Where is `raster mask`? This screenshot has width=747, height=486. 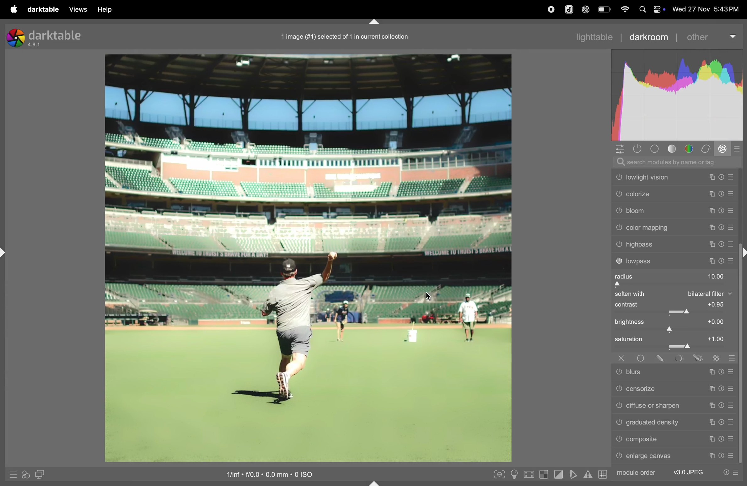
raster mask is located at coordinates (716, 359).